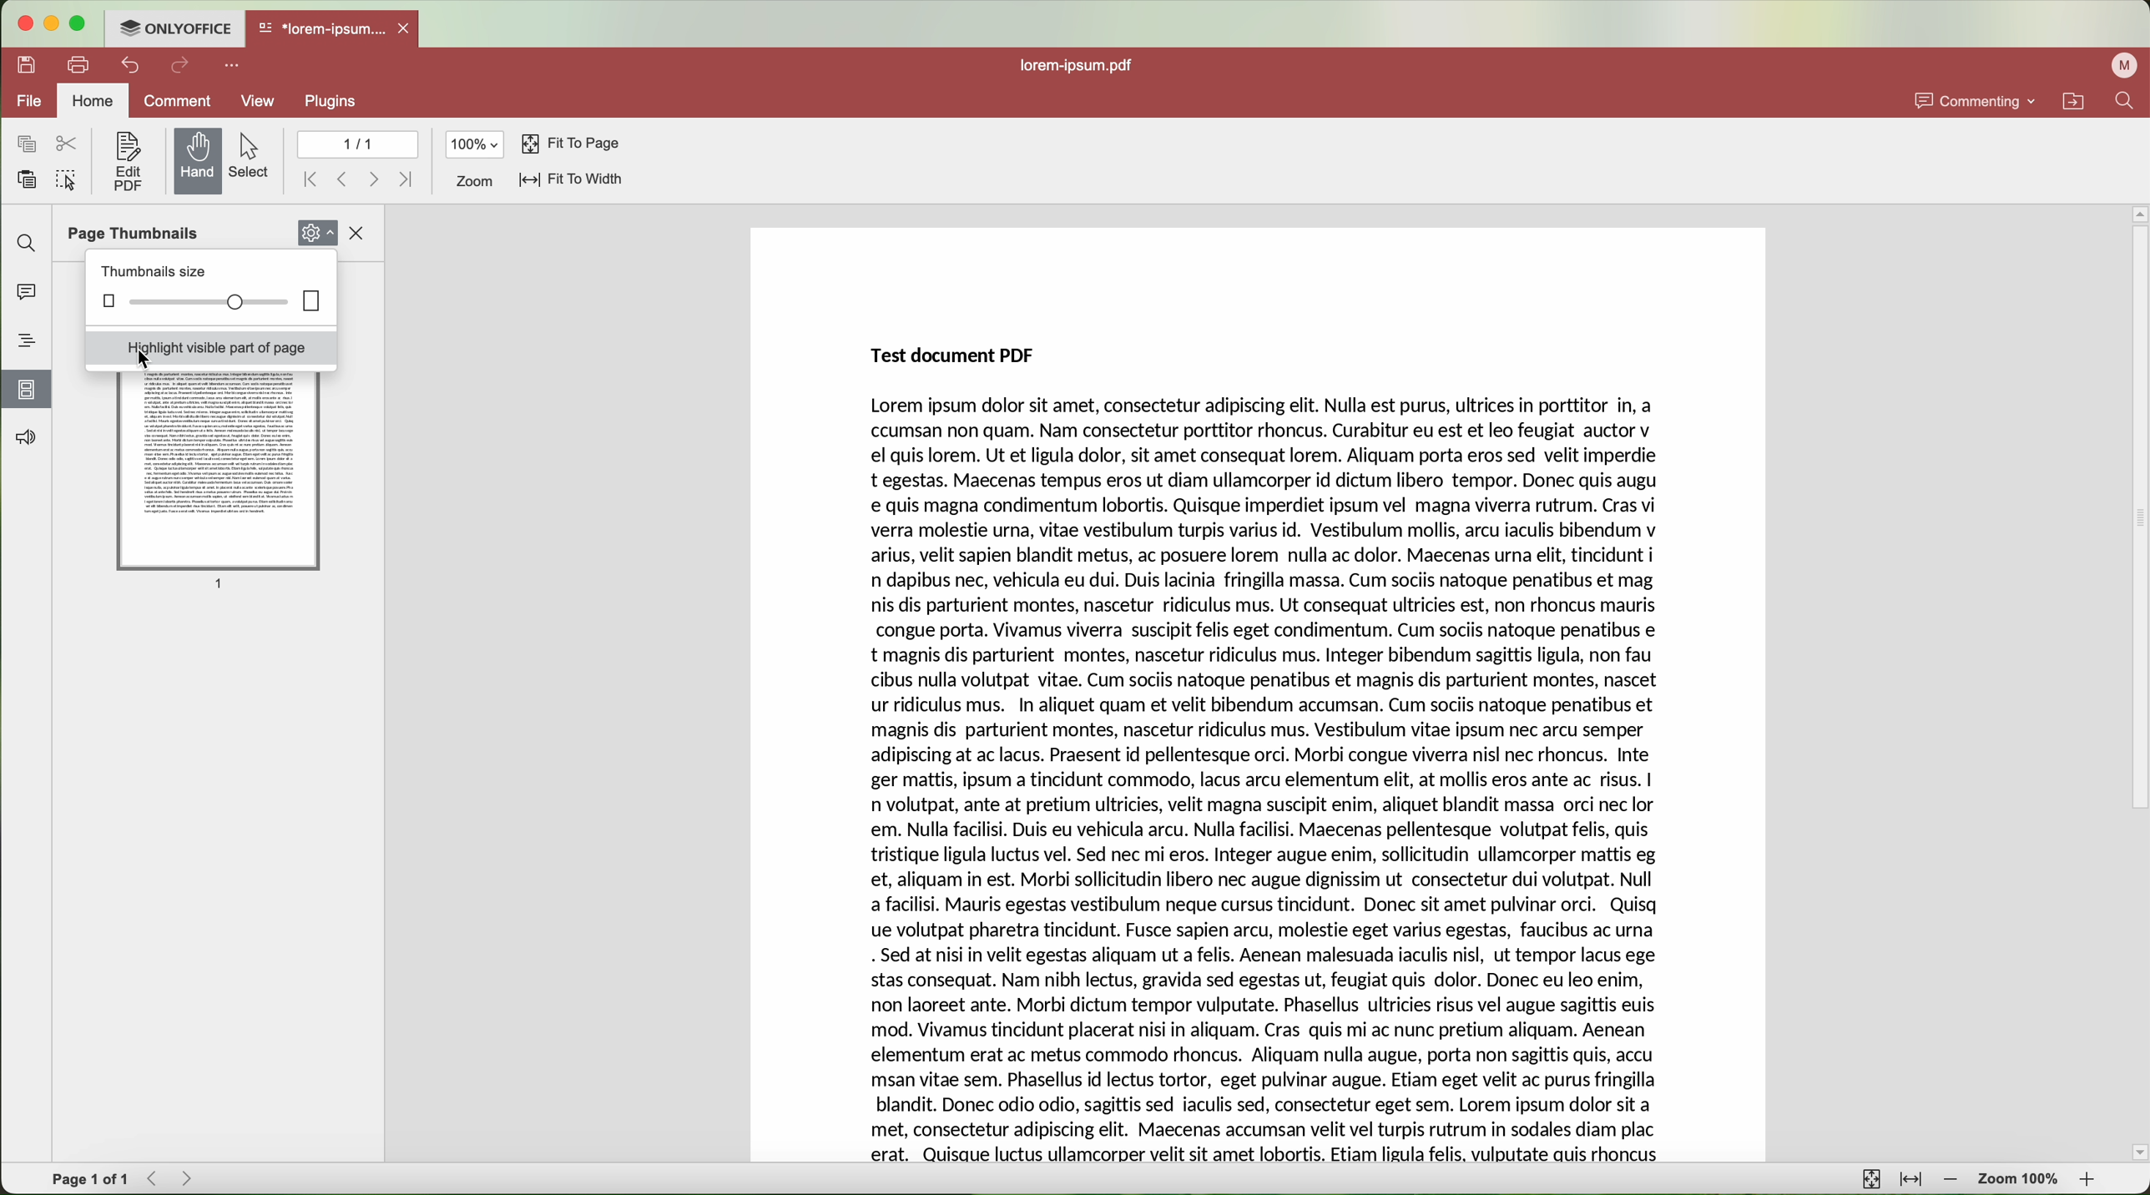 The image size is (2150, 1195). I want to click on 1, so click(222, 584).